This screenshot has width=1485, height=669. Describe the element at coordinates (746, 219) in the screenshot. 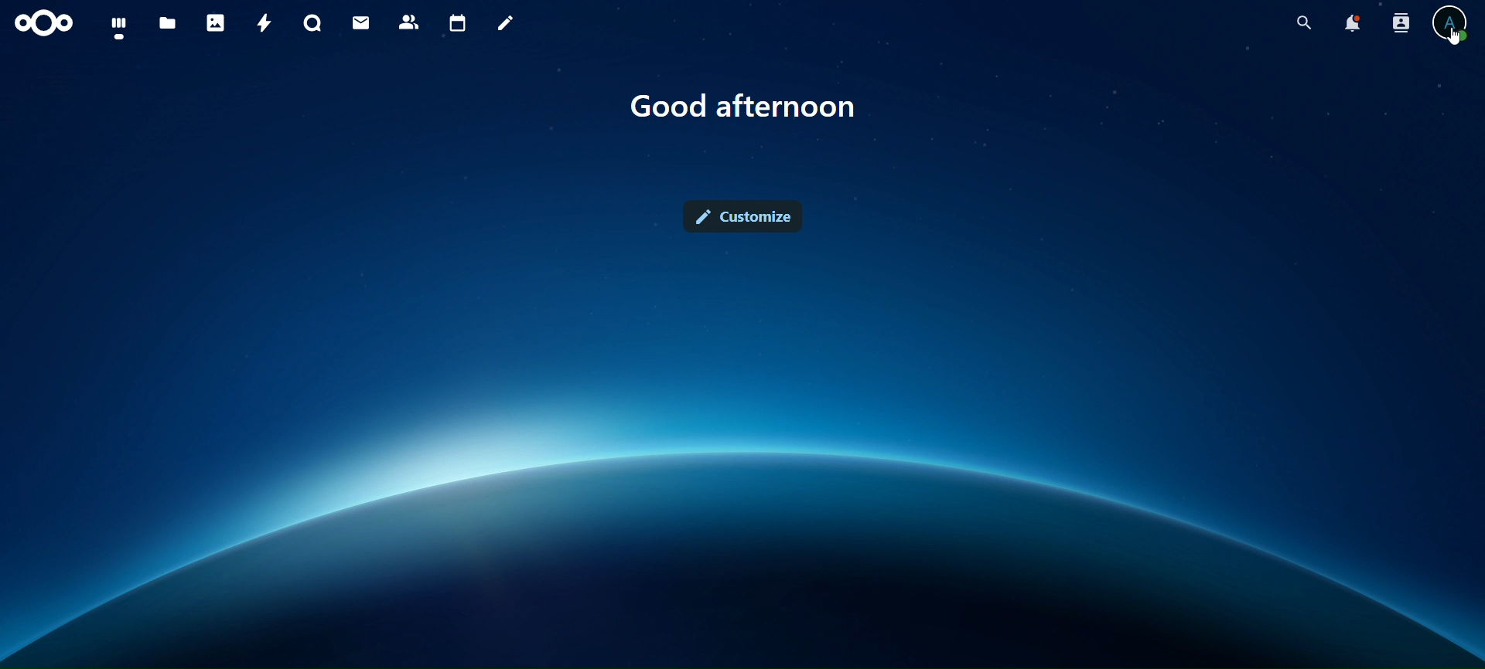

I see `customize` at that location.